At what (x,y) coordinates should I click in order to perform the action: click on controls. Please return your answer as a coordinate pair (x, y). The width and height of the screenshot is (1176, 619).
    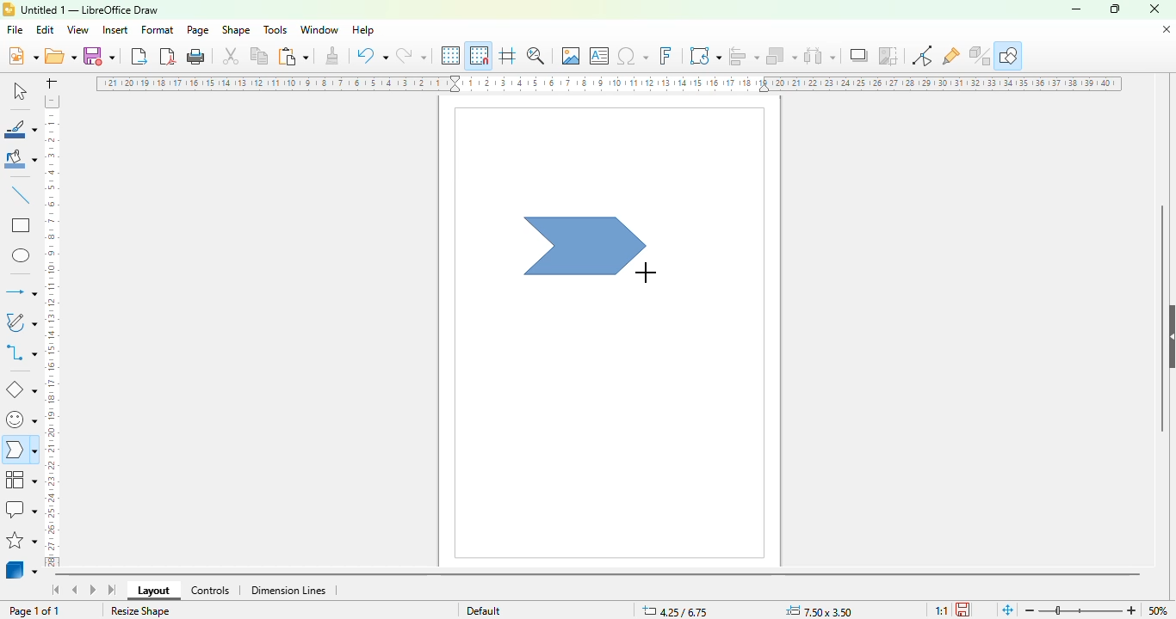
    Looking at the image, I should click on (210, 591).